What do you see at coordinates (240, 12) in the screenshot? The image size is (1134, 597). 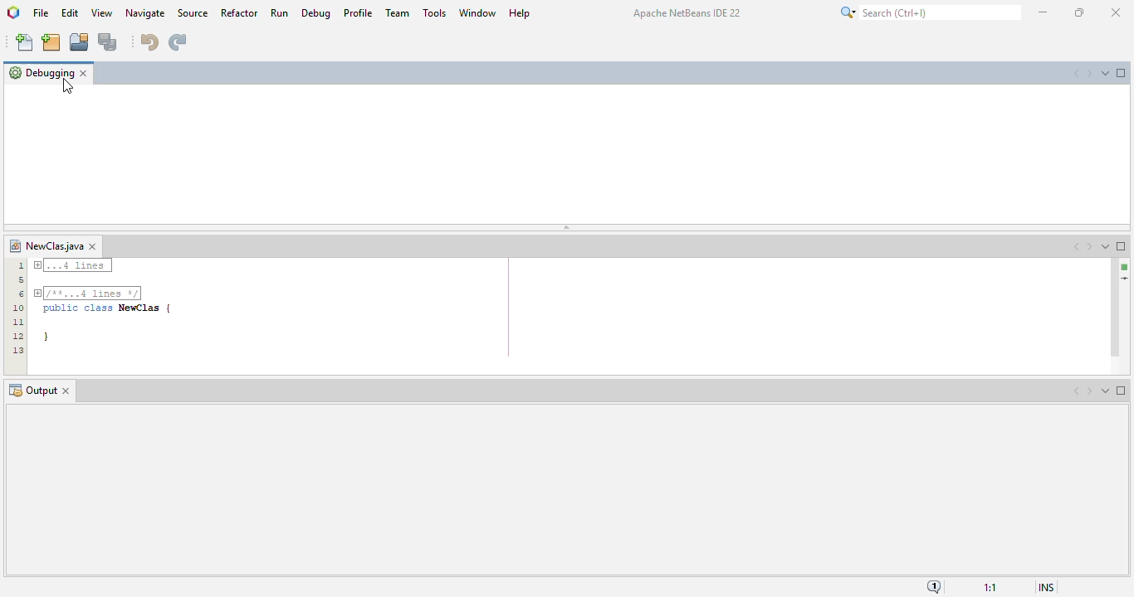 I see `refactor` at bounding box center [240, 12].